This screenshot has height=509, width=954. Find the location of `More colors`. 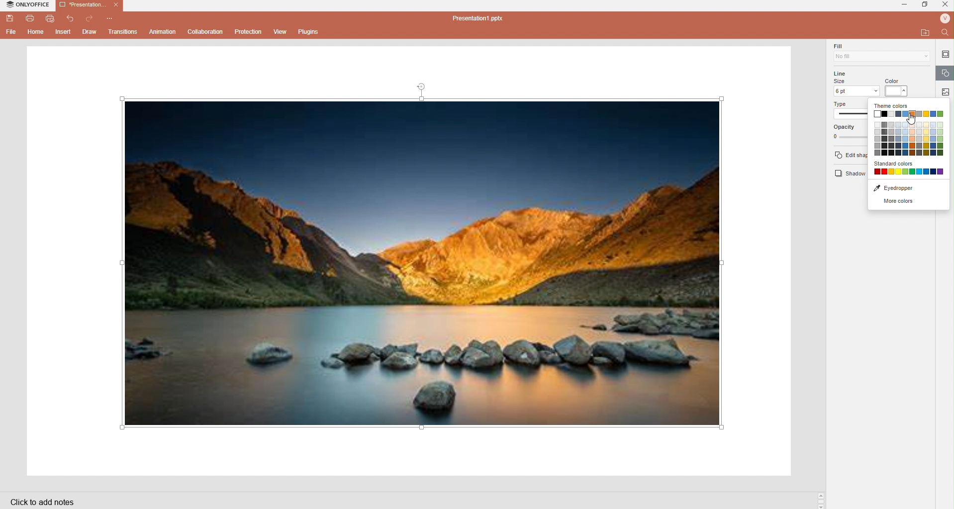

More colors is located at coordinates (909, 203).